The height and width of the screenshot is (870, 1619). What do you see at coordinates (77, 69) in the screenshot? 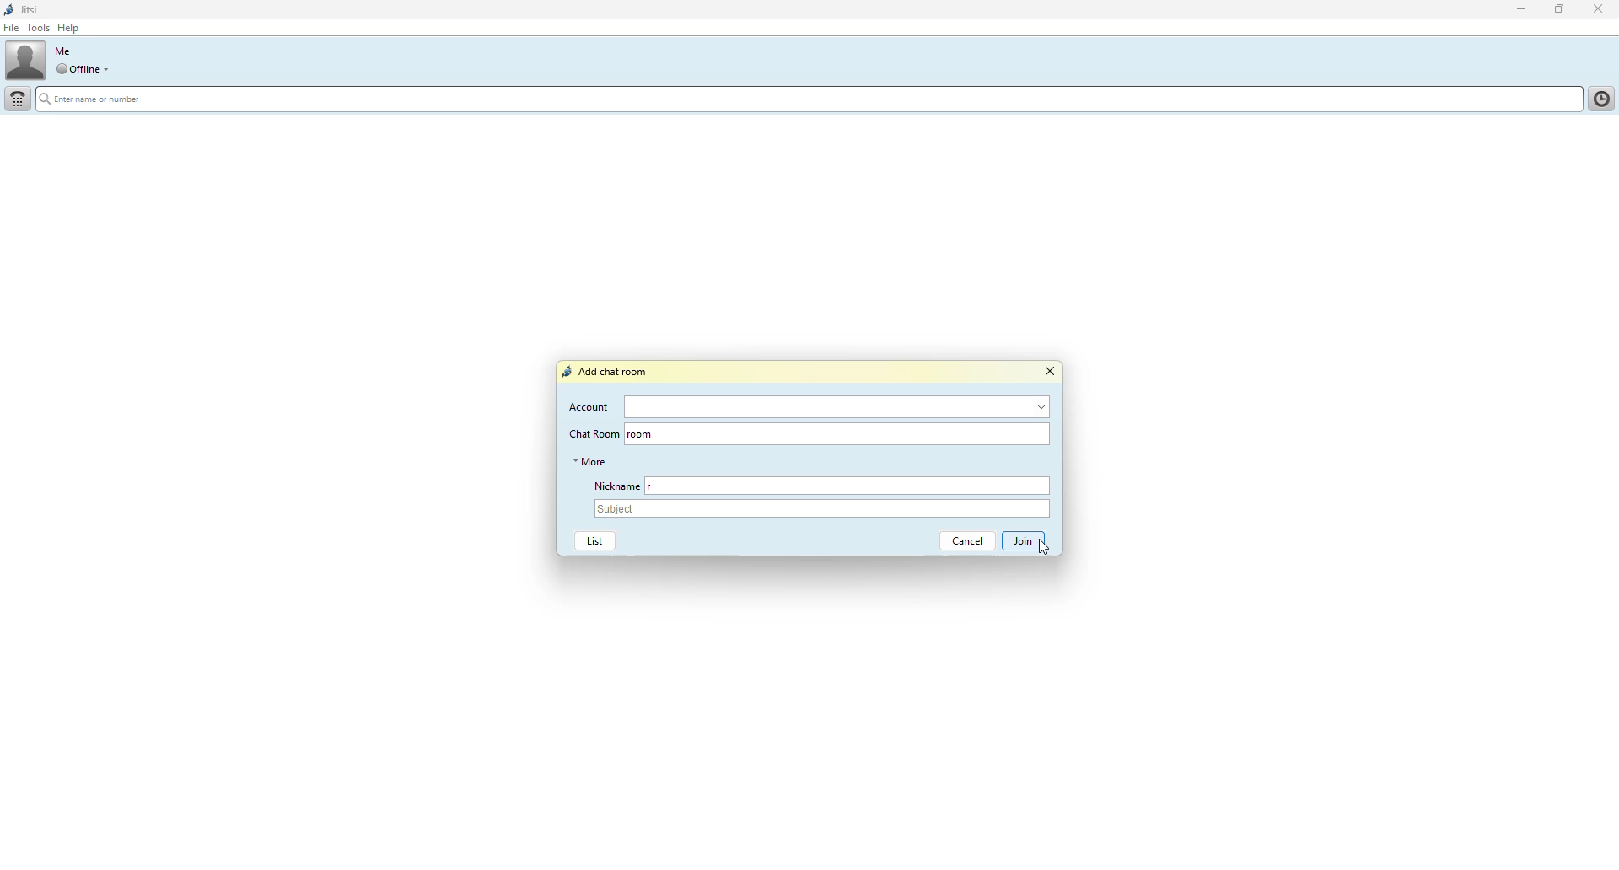
I see `offline` at bounding box center [77, 69].